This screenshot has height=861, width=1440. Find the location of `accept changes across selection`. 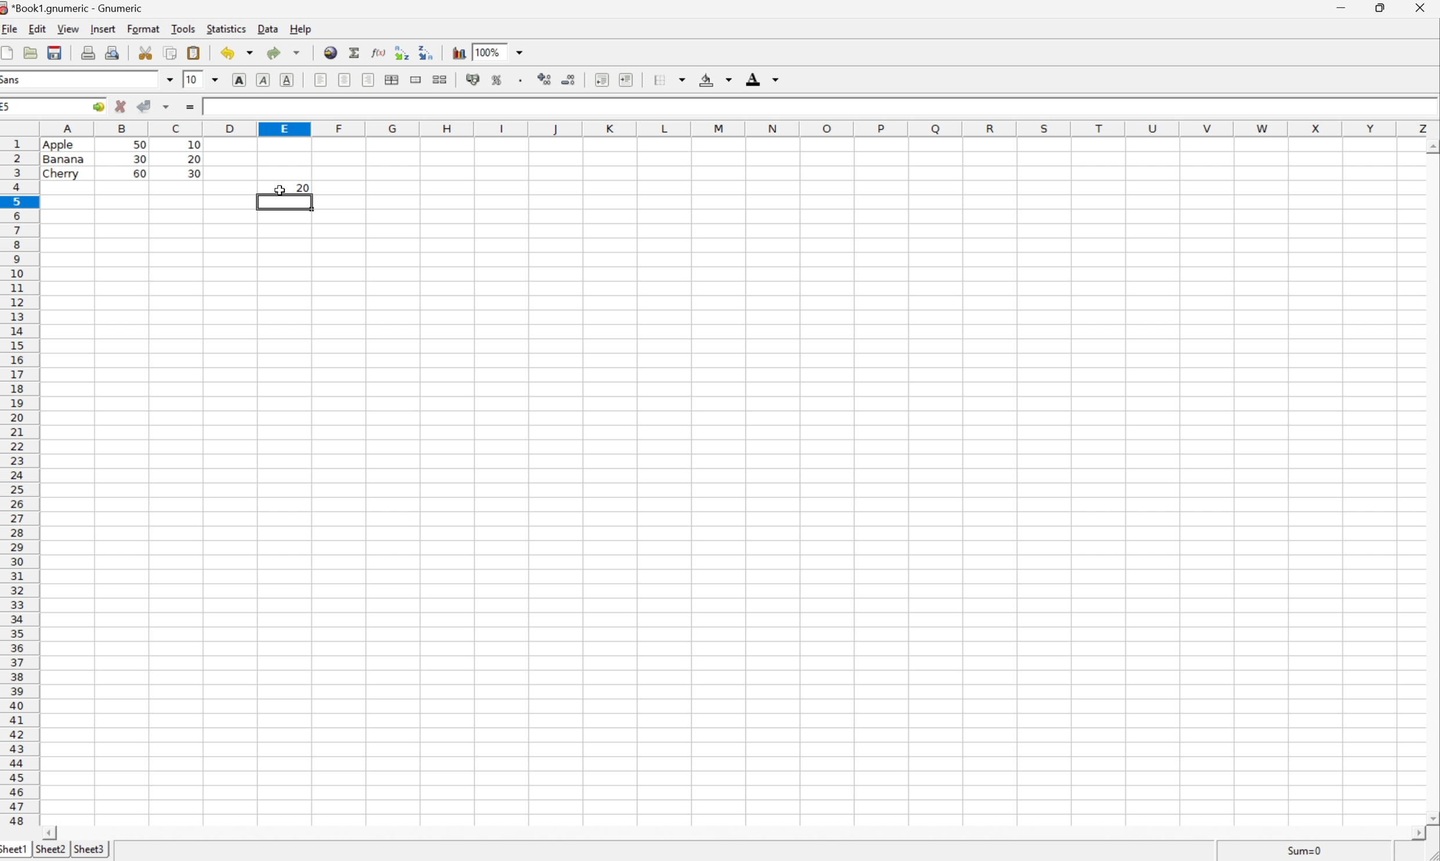

accept changes across selection is located at coordinates (168, 107).